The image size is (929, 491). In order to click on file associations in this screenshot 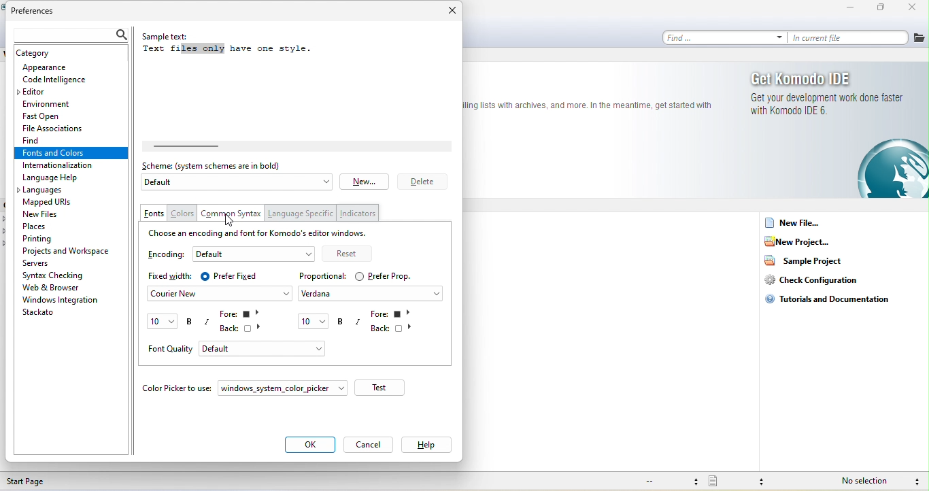, I will do `click(54, 129)`.